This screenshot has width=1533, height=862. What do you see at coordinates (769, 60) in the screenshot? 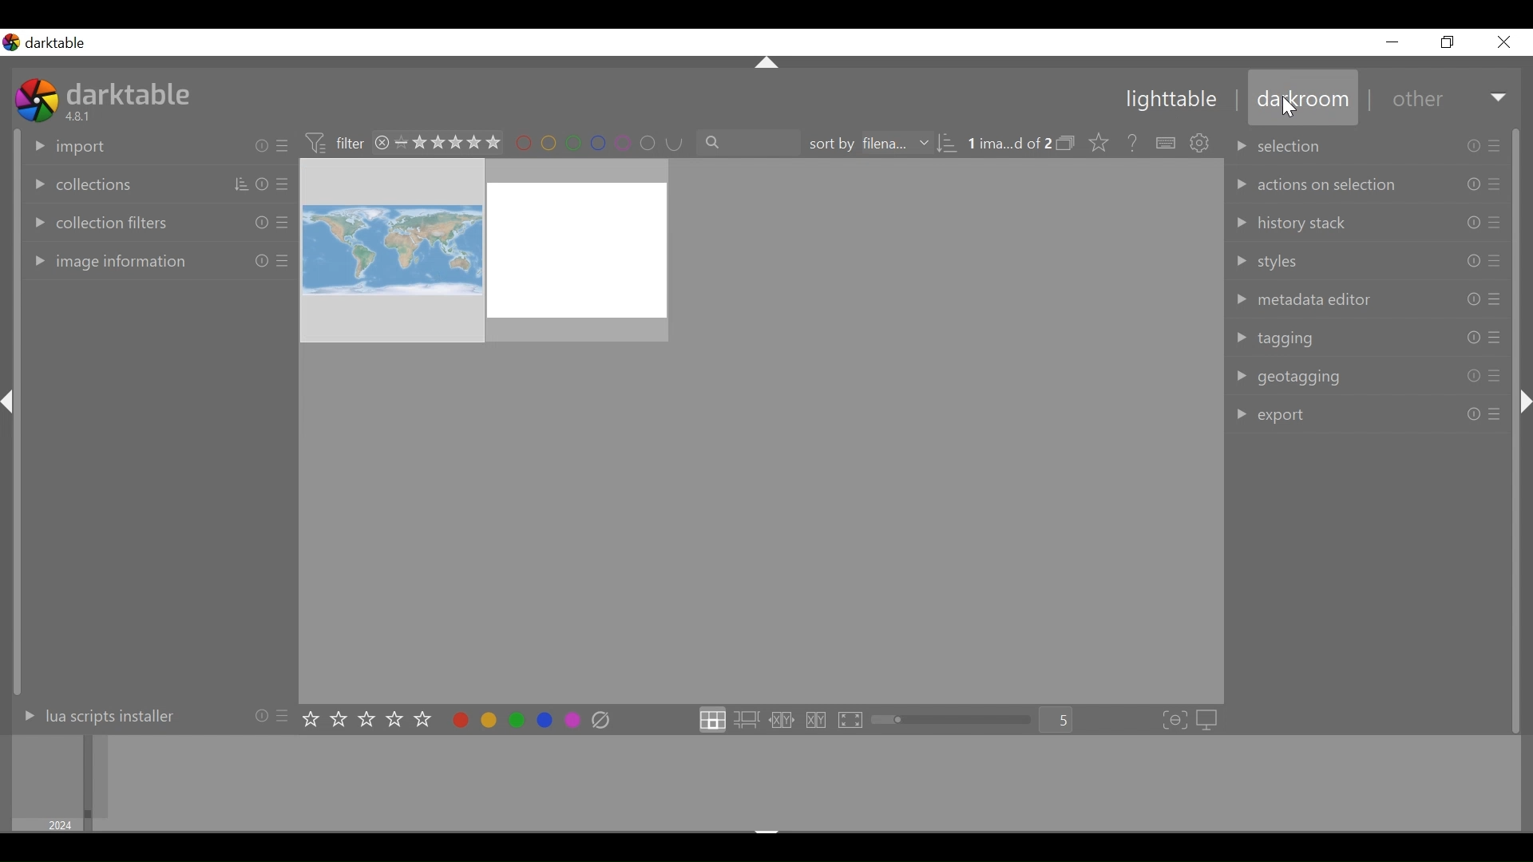
I see `hide` at bounding box center [769, 60].